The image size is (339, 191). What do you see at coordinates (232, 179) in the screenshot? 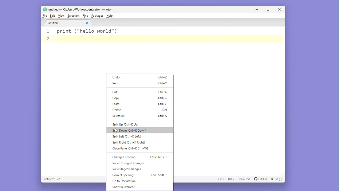
I see `UTF - 8` at bounding box center [232, 179].